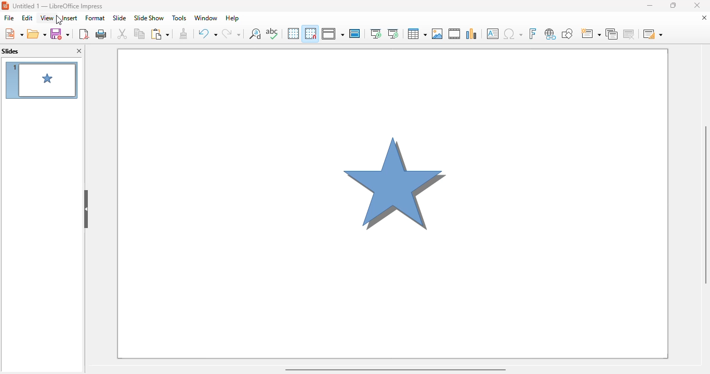  What do you see at coordinates (513, 34) in the screenshot?
I see `insert special characters` at bounding box center [513, 34].